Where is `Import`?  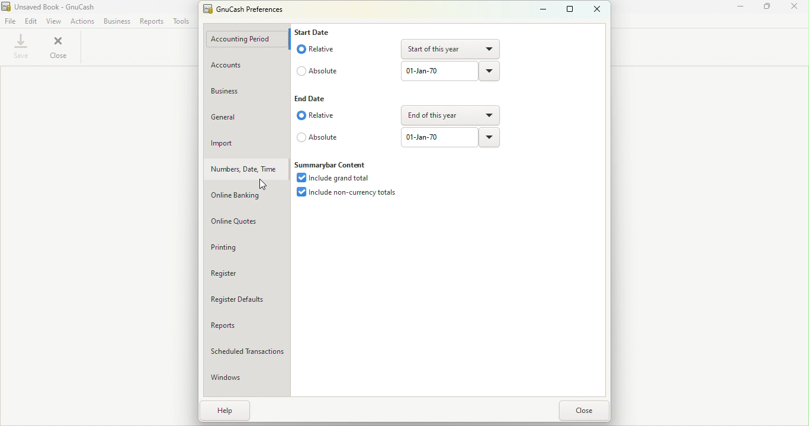
Import is located at coordinates (238, 143).